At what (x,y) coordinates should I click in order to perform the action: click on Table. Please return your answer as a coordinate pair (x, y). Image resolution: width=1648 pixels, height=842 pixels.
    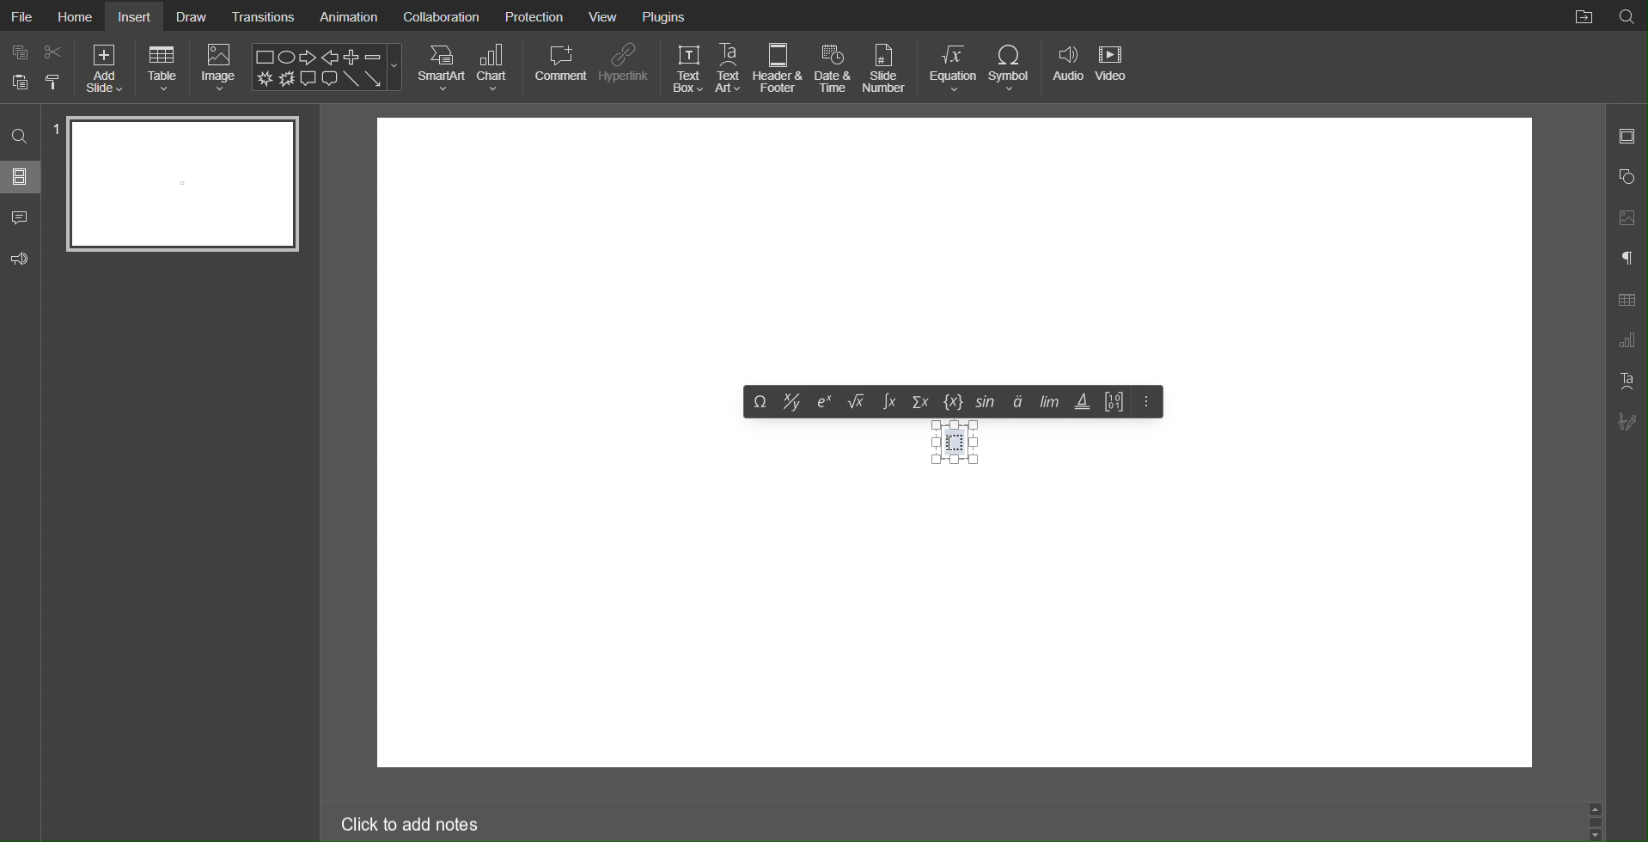
    Looking at the image, I should click on (163, 69).